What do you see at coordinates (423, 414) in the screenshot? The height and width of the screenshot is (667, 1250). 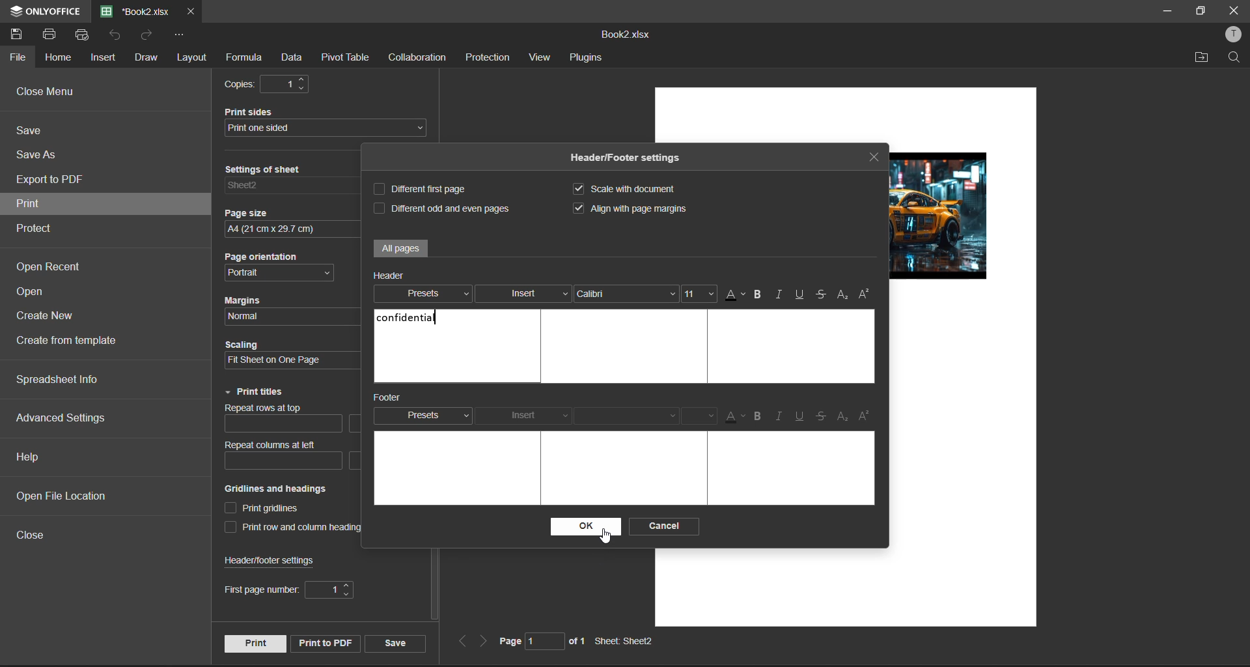 I see `presets` at bounding box center [423, 414].